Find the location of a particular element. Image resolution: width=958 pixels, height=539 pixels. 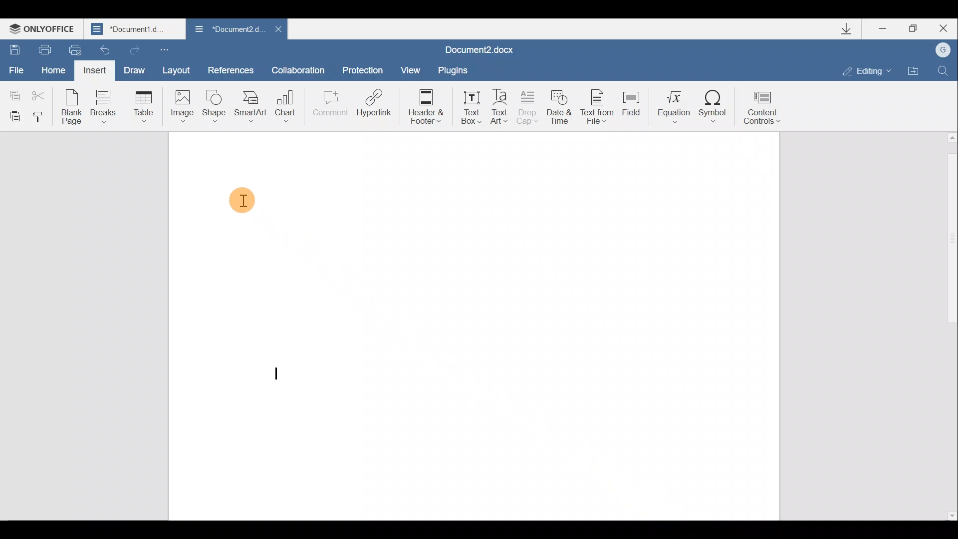

Cut is located at coordinates (41, 92).